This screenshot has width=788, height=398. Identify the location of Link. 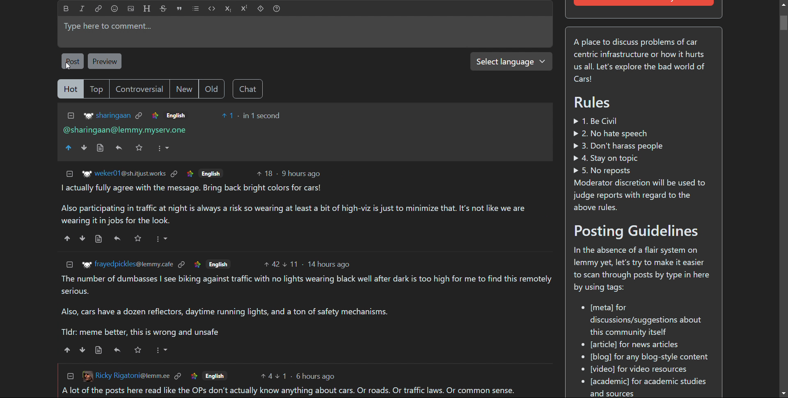
(194, 375).